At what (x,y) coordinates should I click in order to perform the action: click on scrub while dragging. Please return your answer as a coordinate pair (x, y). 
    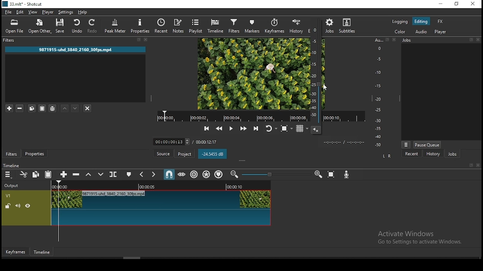
    Looking at the image, I should click on (182, 175).